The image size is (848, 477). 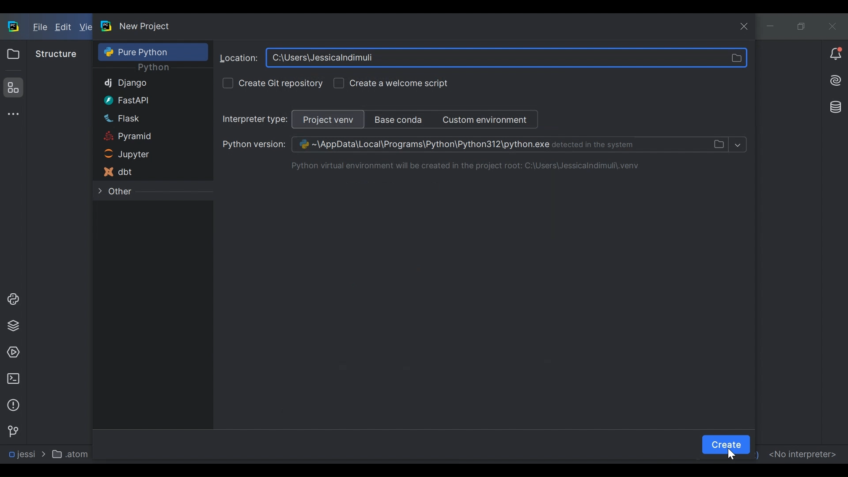 What do you see at coordinates (11, 87) in the screenshot?
I see `Structure` at bounding box center [11, 87].